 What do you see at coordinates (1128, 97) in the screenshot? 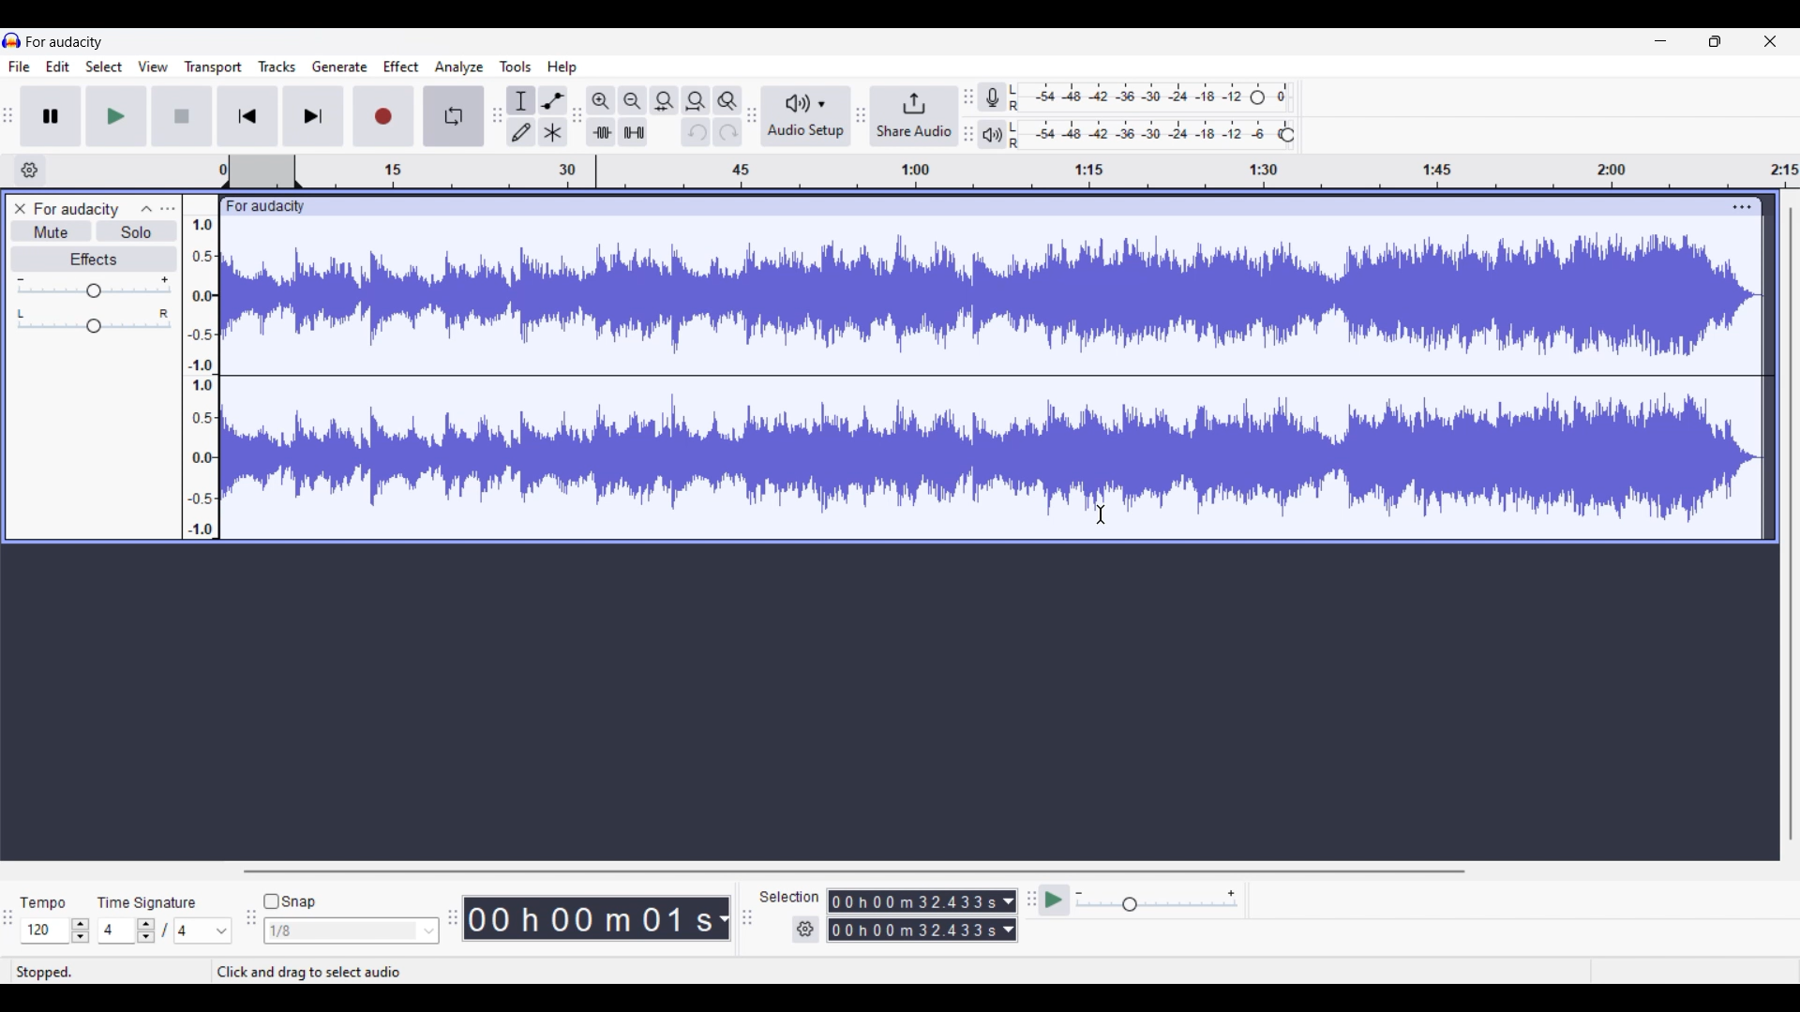
I see `Recording level` at bounding box center [1128, 97].